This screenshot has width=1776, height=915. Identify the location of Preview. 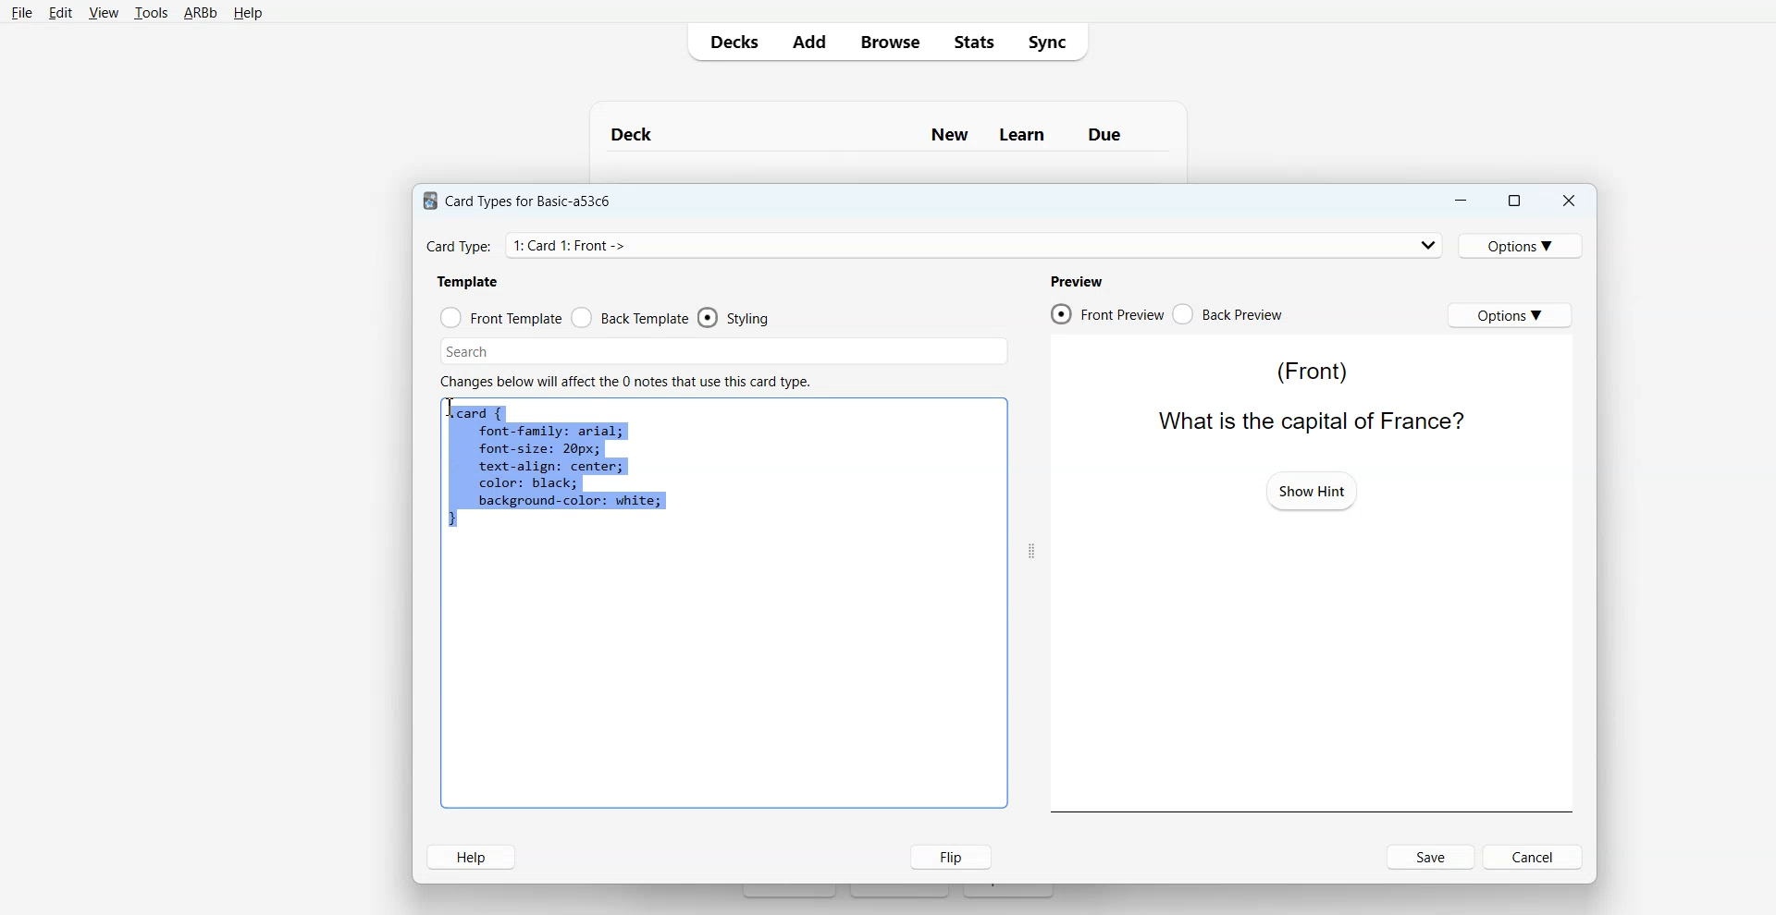
(1076, 281).